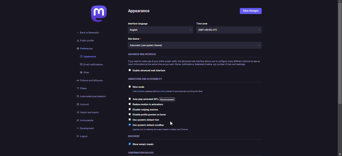 This screenshot has height=156, width=342. What do you see at coordinates (152, 114) in the screenshot?
I see `disable profile preview on hover` at bounding box center [152, 114].